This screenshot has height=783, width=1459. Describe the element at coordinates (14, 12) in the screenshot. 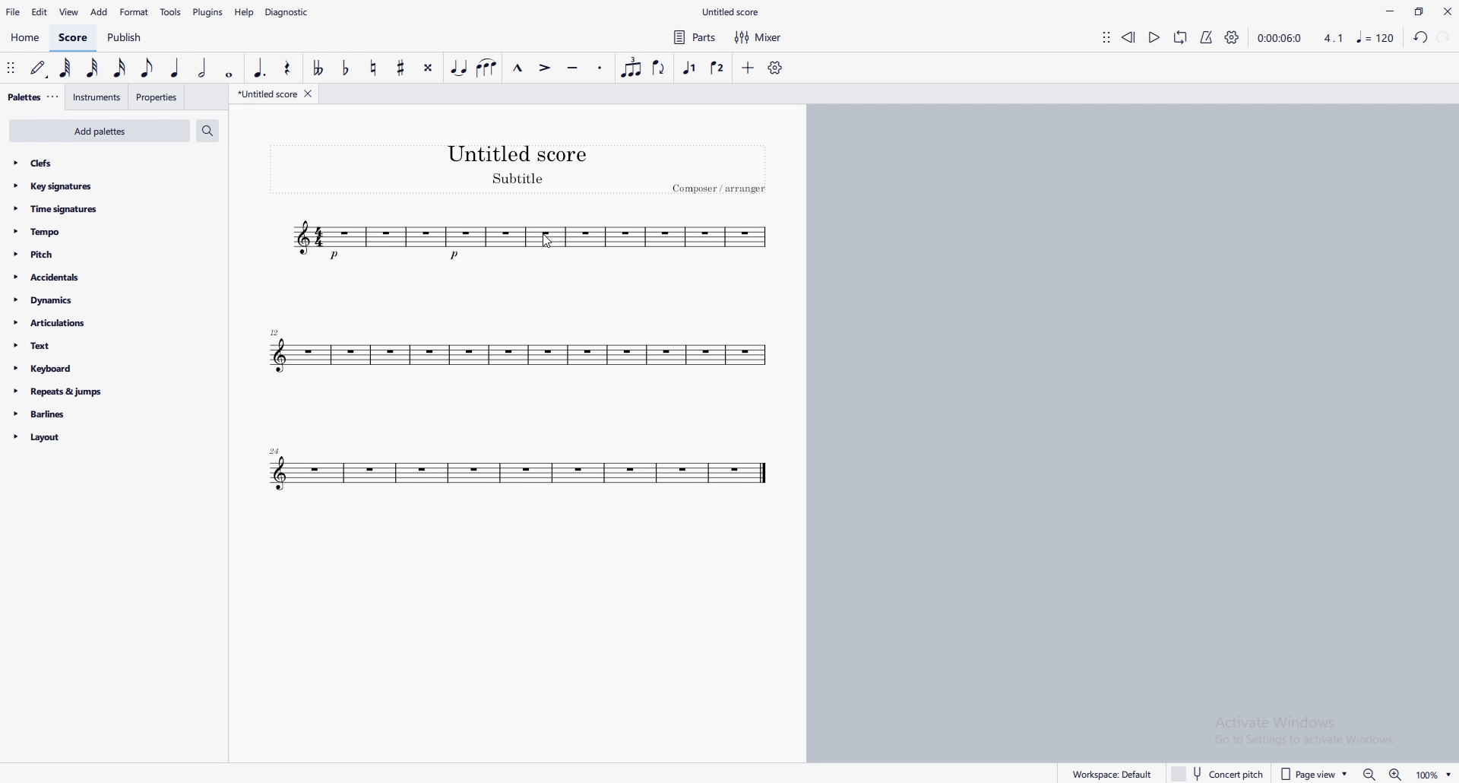

I see `file` at that location.